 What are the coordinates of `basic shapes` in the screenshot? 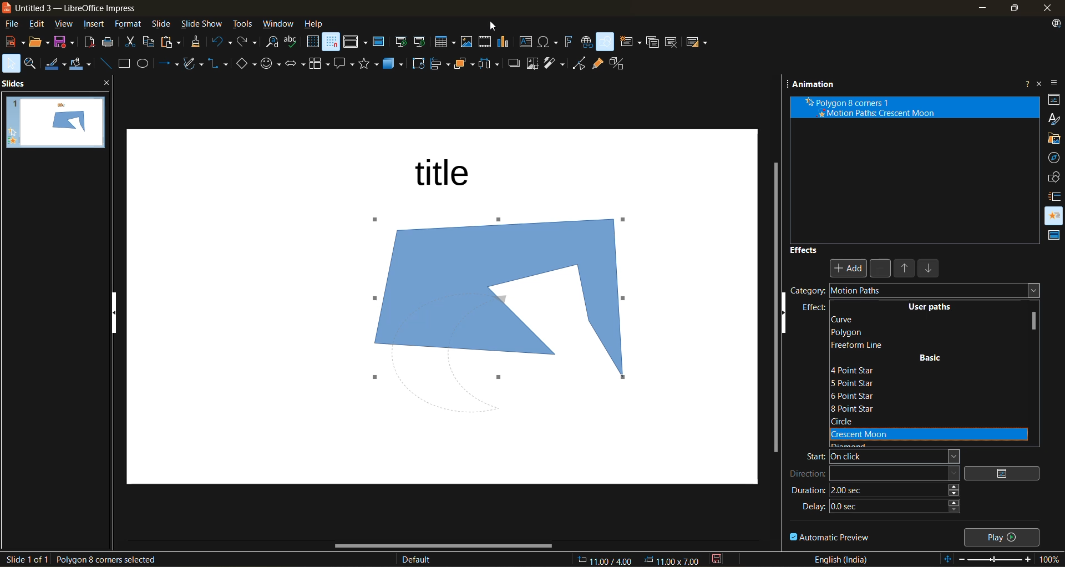 It's located at (248, 67).